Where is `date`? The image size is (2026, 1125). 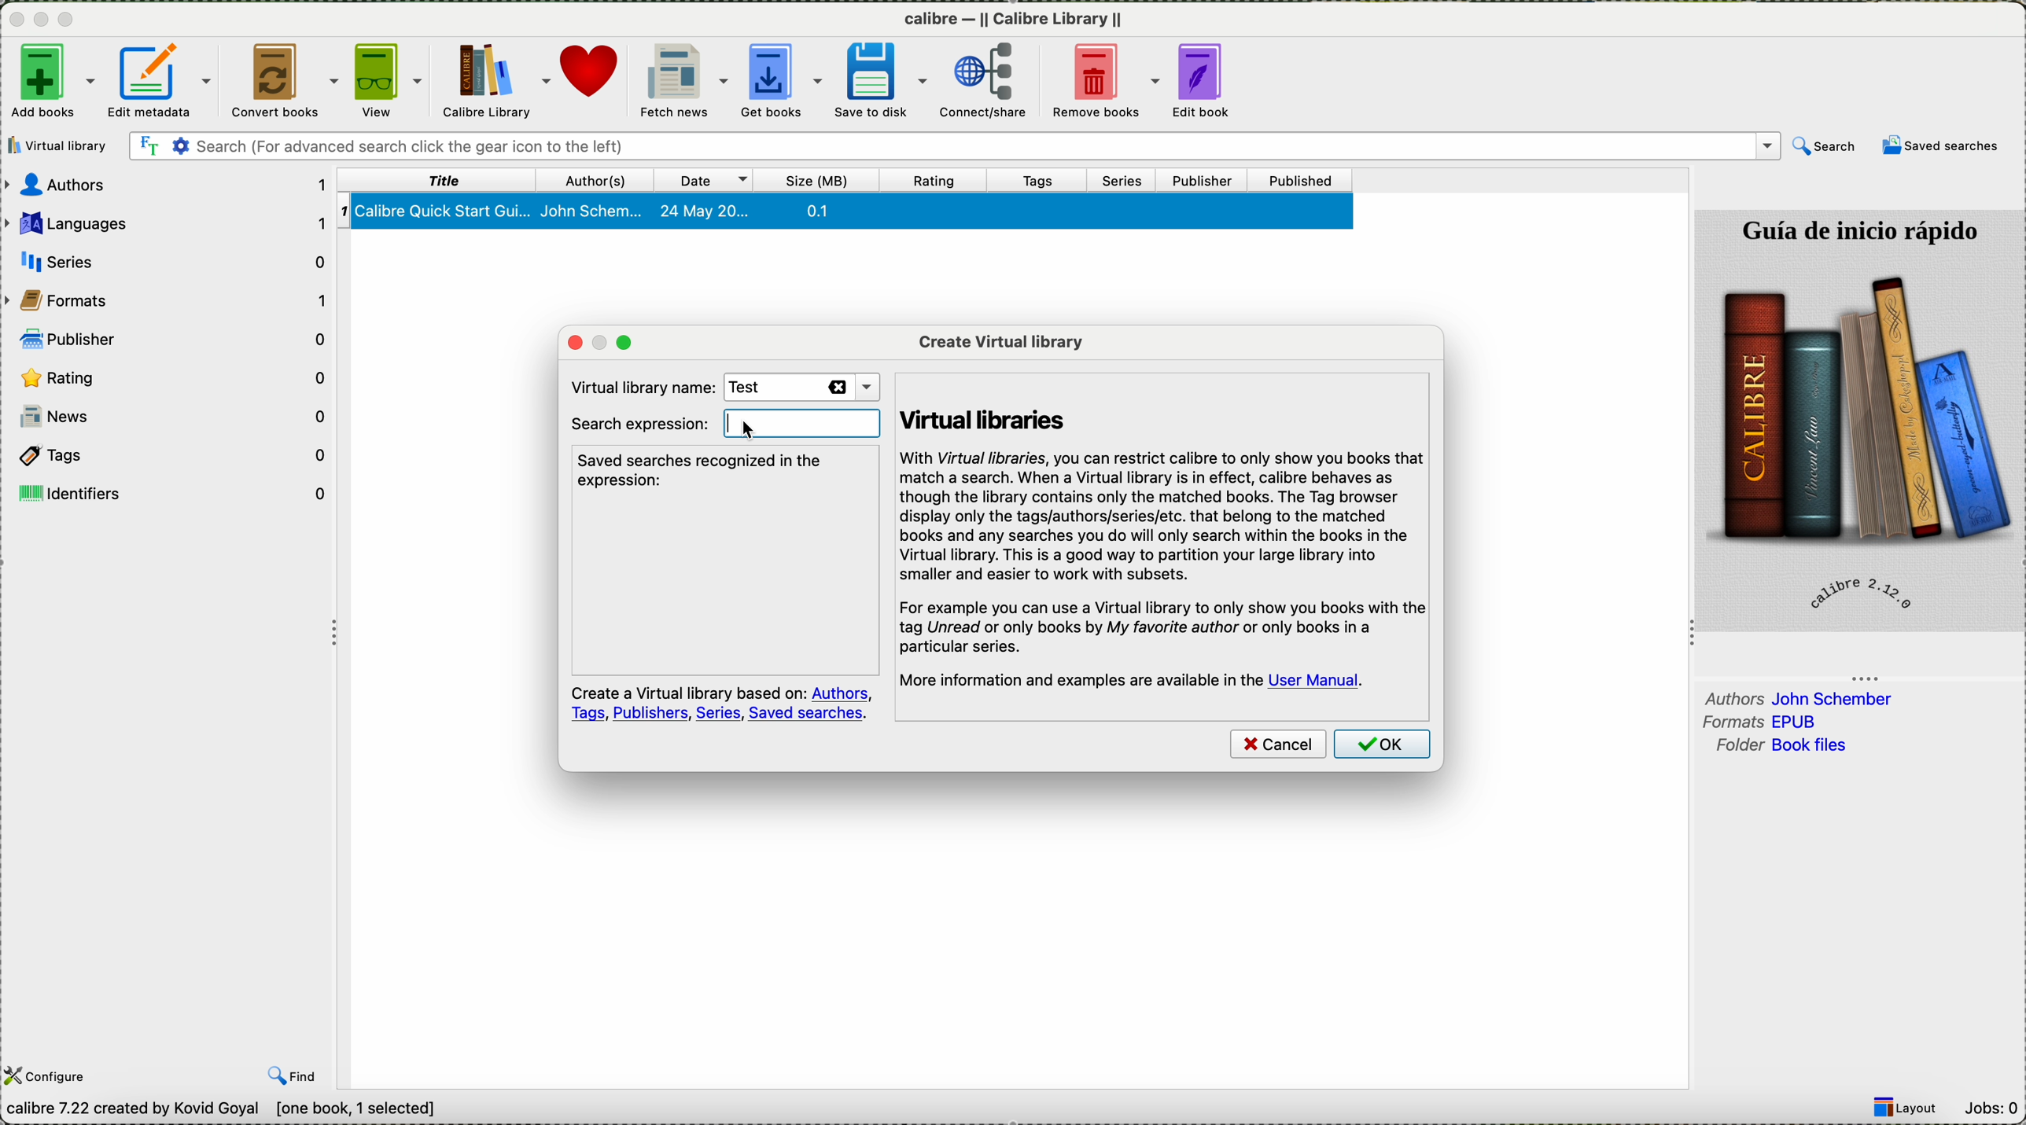
date is located at coordinates (712, 179).